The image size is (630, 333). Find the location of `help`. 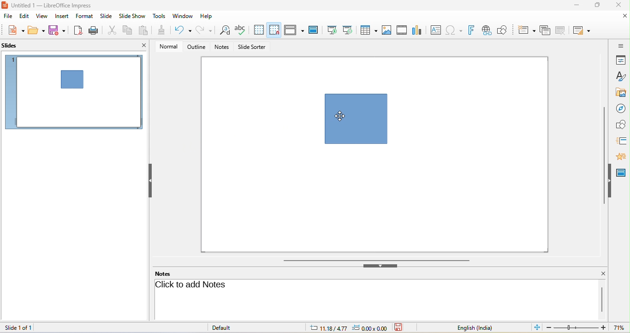

help is located at coordinates (210, 17).